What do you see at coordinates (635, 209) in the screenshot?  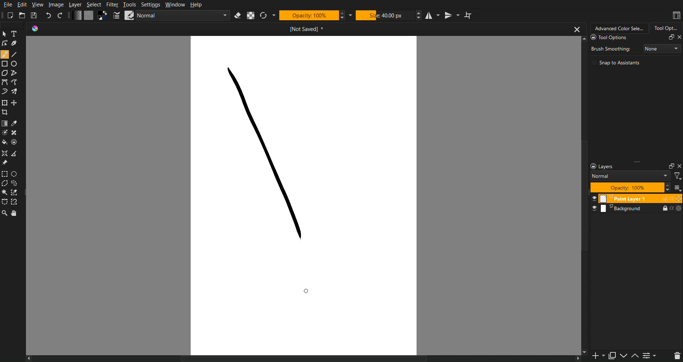 I see `Layers` at bounding box center [635, 209].